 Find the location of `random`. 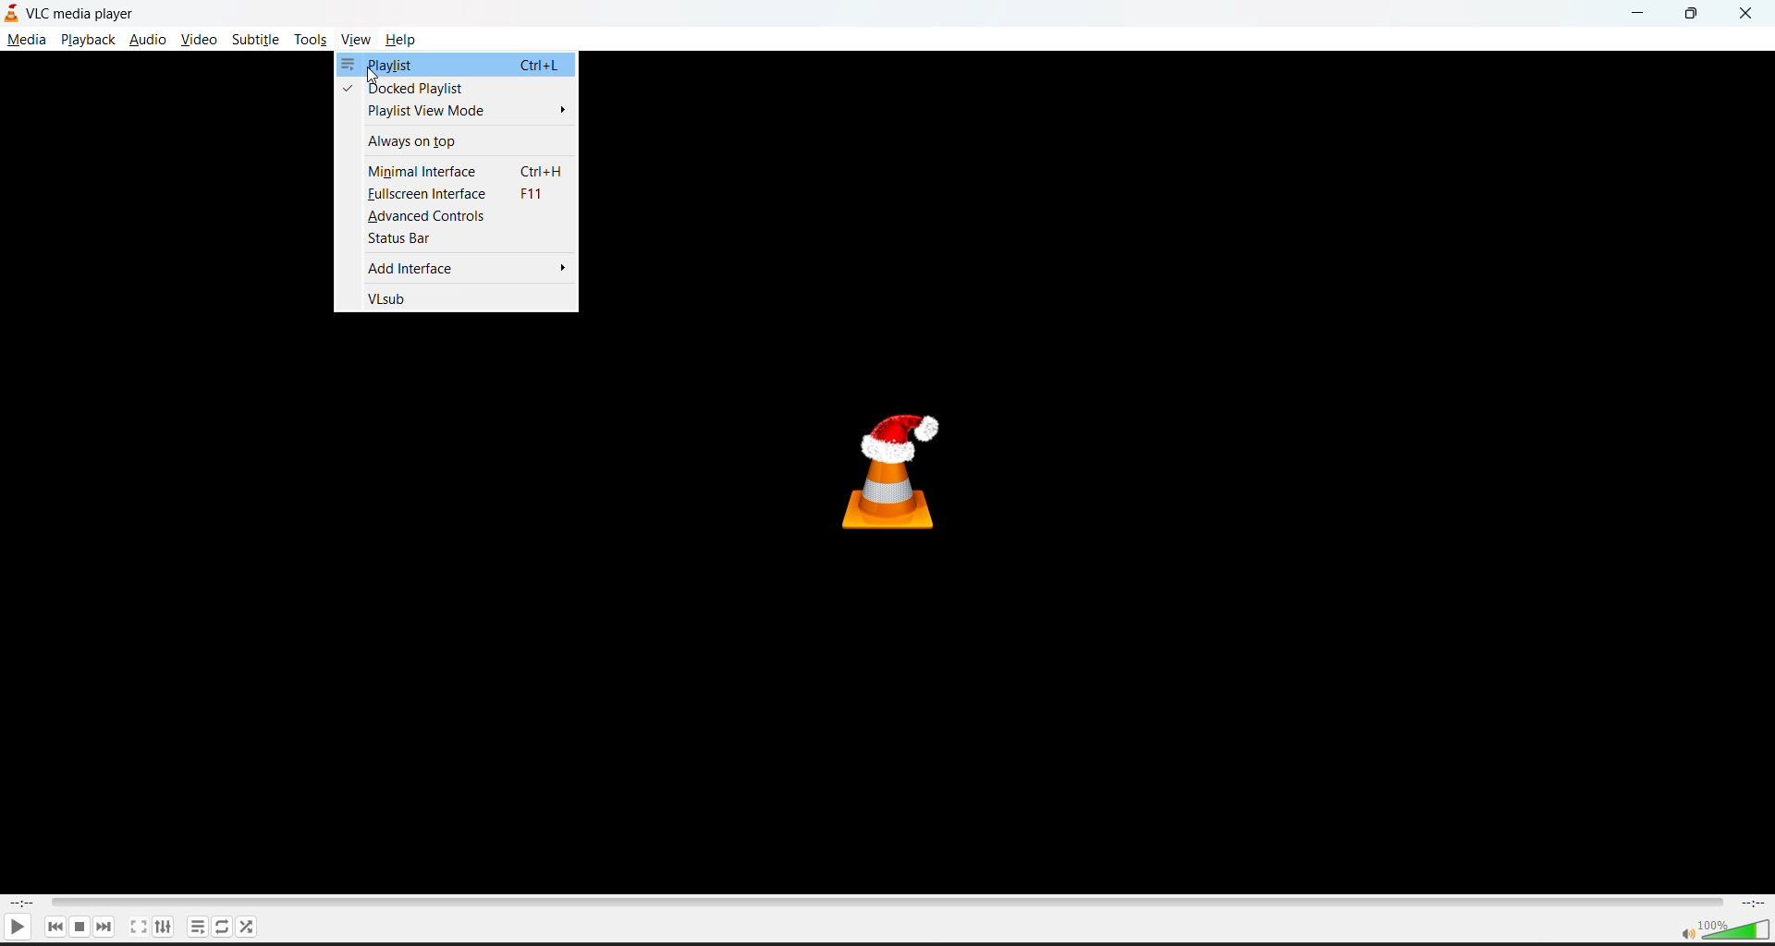

random is located at coordinates (249, 928).